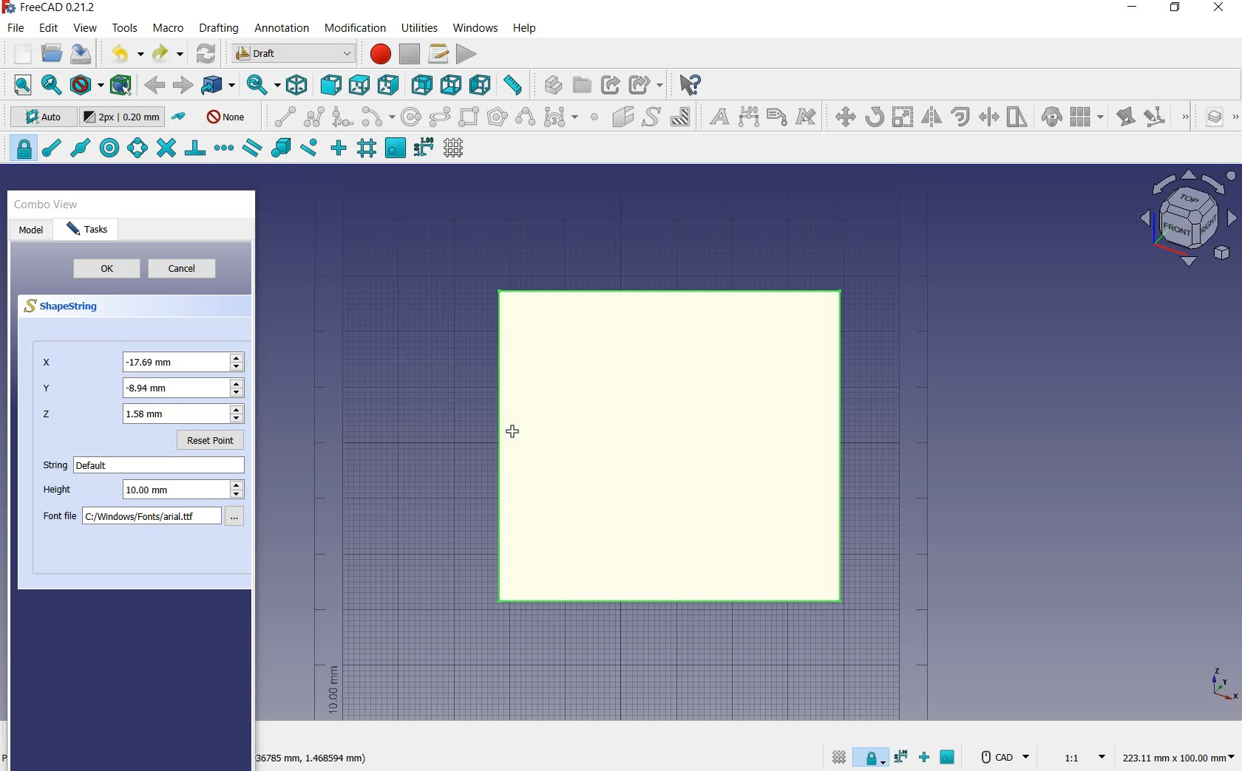 This screenshot has width=1242, height=771. I want to click on isometric, so click(298, 87).